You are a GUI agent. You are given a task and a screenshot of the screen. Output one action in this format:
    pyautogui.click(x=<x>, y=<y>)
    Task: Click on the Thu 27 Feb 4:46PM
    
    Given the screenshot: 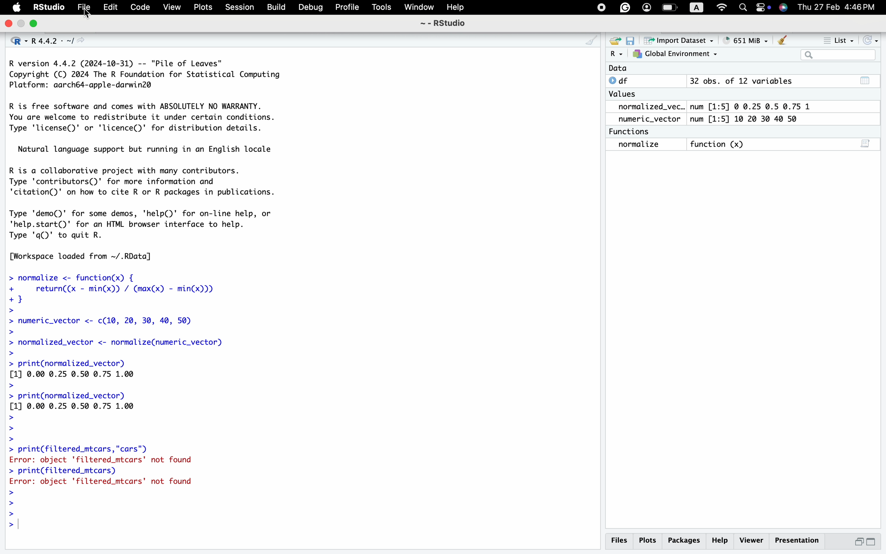 What is the action you would take?
    pyautogui.click(x=837, y=8)
    